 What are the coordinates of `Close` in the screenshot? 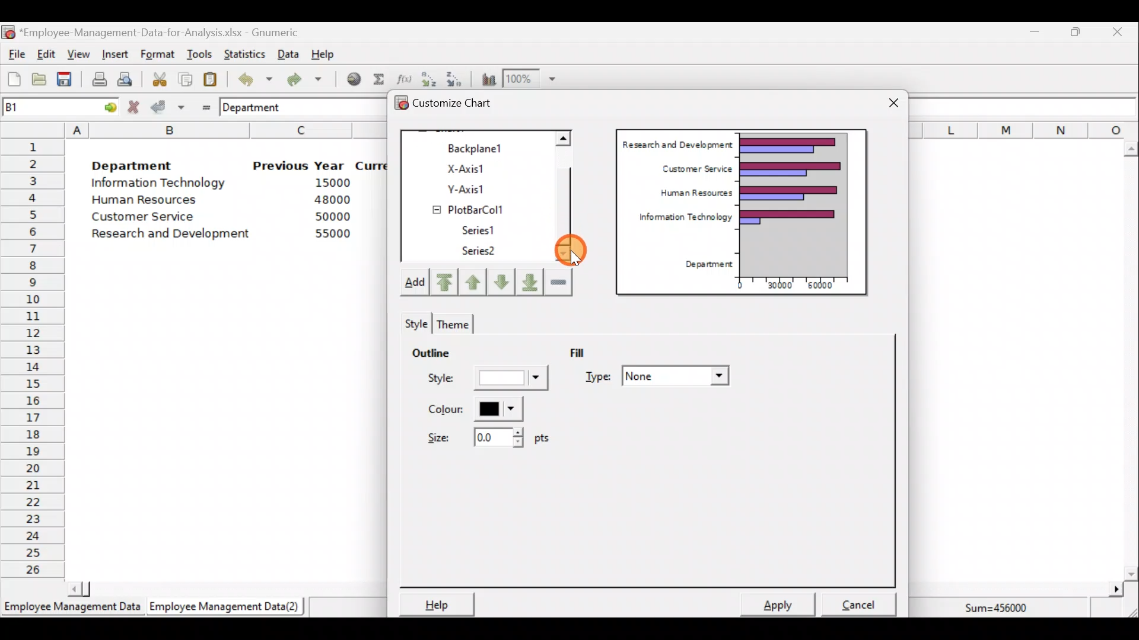 It's located at (893, 104).